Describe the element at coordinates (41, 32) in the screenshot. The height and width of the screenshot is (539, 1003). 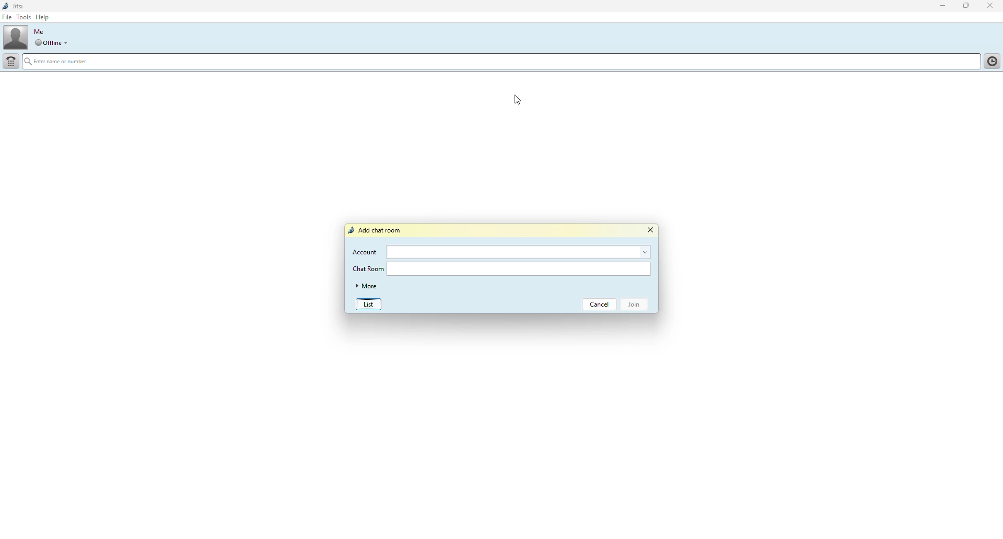
I see `me` at that location.